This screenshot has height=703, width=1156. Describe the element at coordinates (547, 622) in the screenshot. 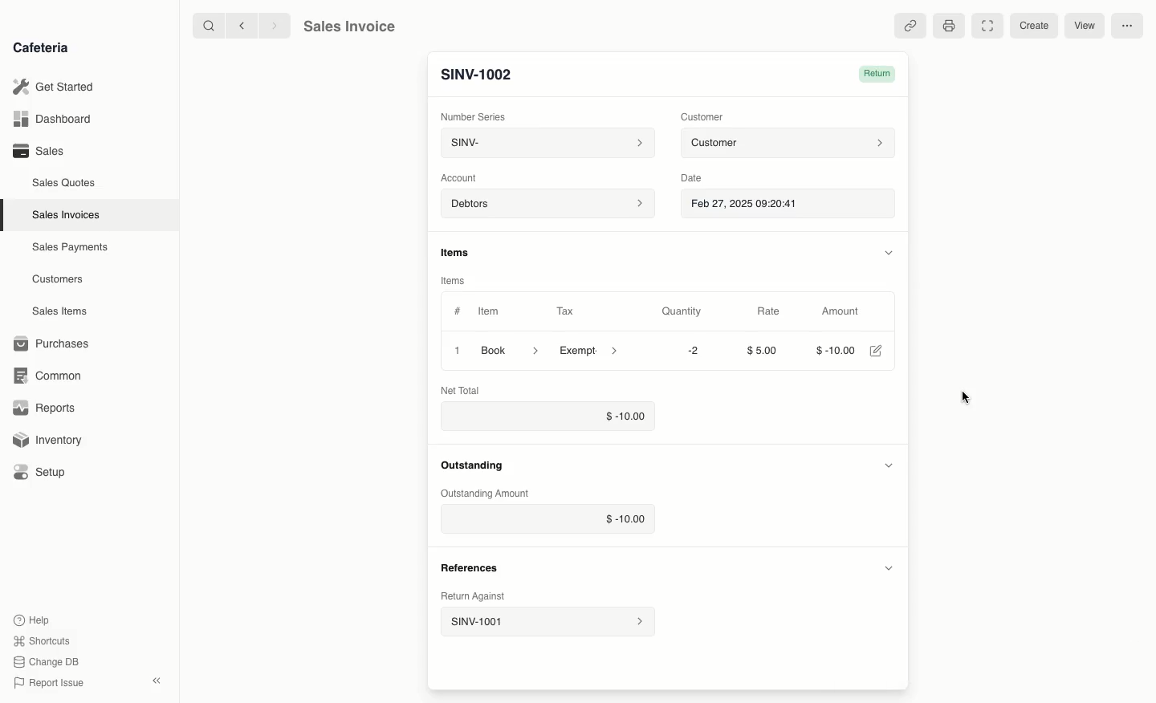

I see `SINV-1001` at that location.